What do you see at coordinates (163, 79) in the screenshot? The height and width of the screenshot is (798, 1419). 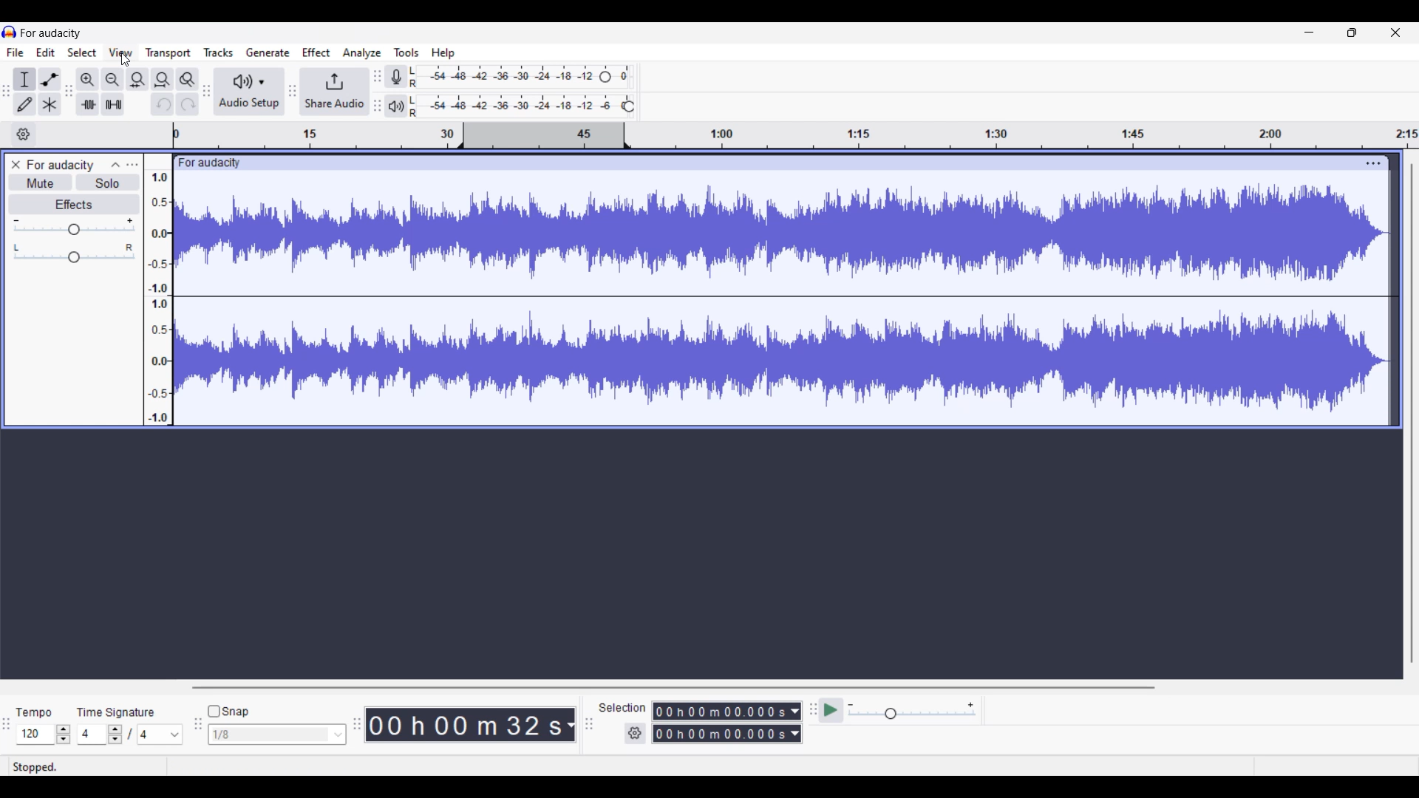 I see `Fit project to width` at bounding box center [163, 79].